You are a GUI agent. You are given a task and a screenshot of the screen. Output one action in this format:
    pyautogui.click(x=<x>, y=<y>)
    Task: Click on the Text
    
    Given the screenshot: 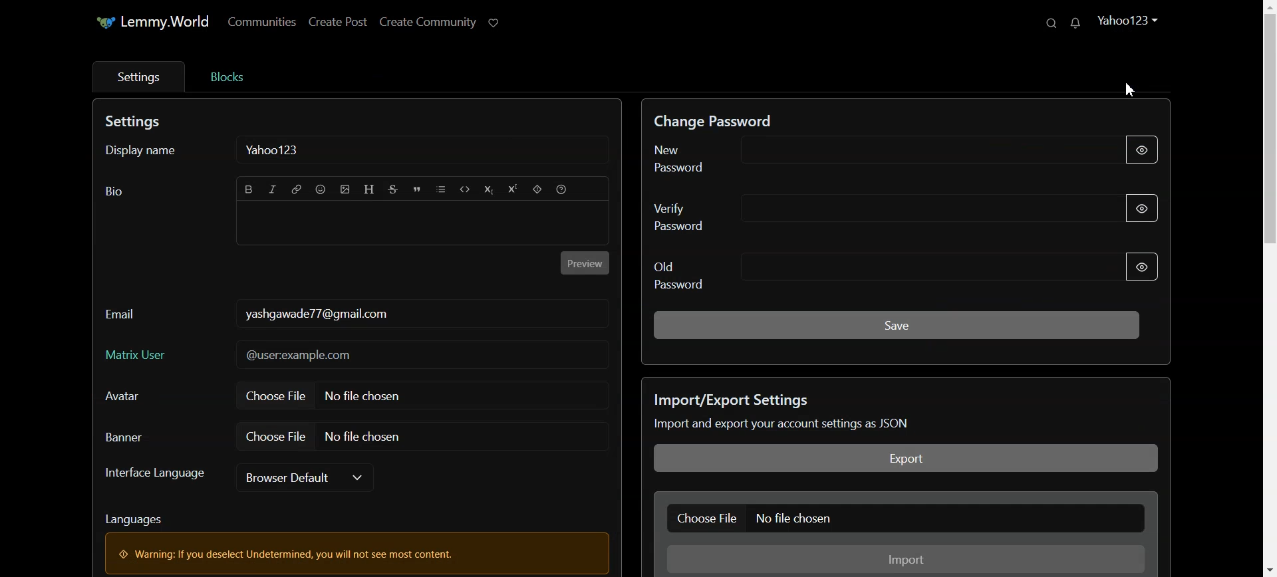 What is the action you would take?
    pyautogui.click(x=132, y=121)
    